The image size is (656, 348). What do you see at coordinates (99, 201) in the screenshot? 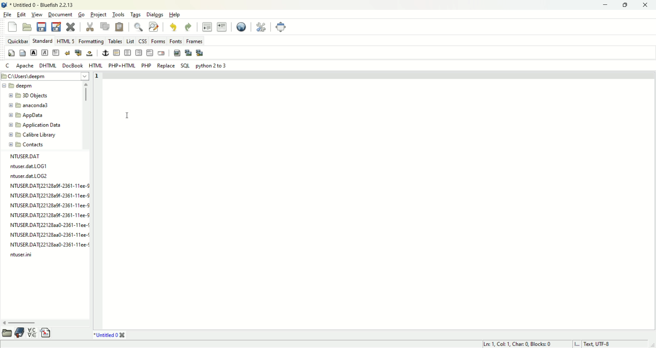
I see `line number` at bounding box center [99, 201].